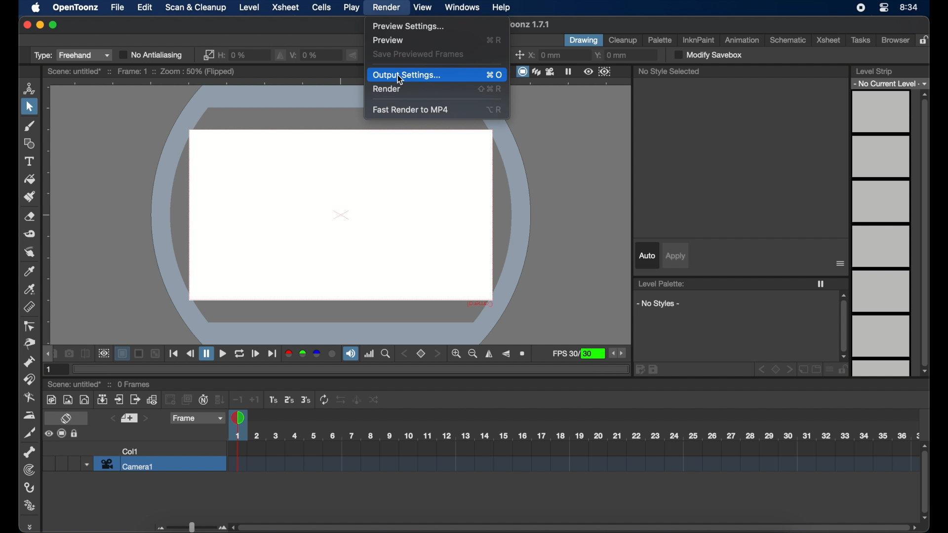  I want to click on more options, so click(841, 264).